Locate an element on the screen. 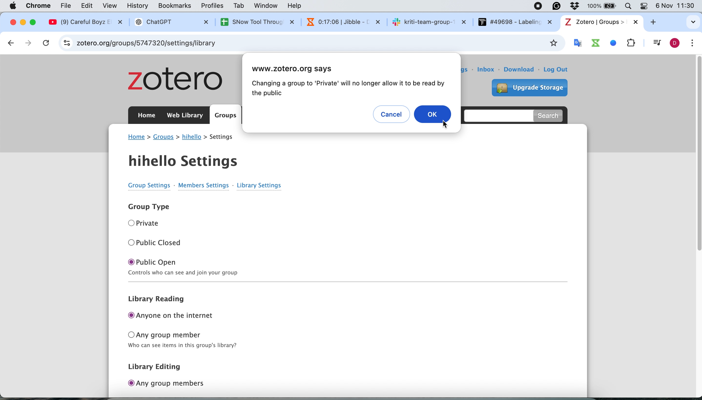 The height and width of the screenshot is (400, 702). edit is located at coordinates (87, 6).